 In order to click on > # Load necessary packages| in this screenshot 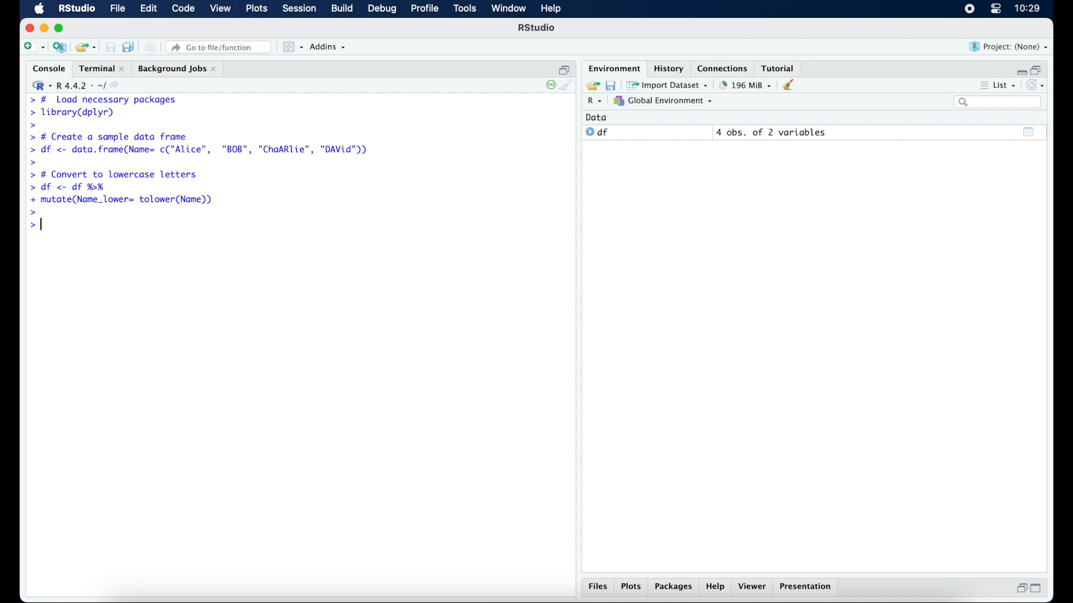, I will do `click(102, 99)`.